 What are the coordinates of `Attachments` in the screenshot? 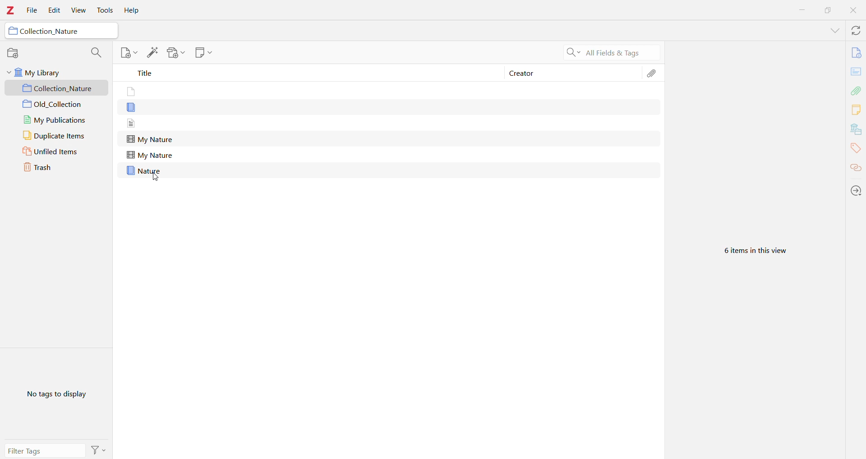 It's located at (653, 75).